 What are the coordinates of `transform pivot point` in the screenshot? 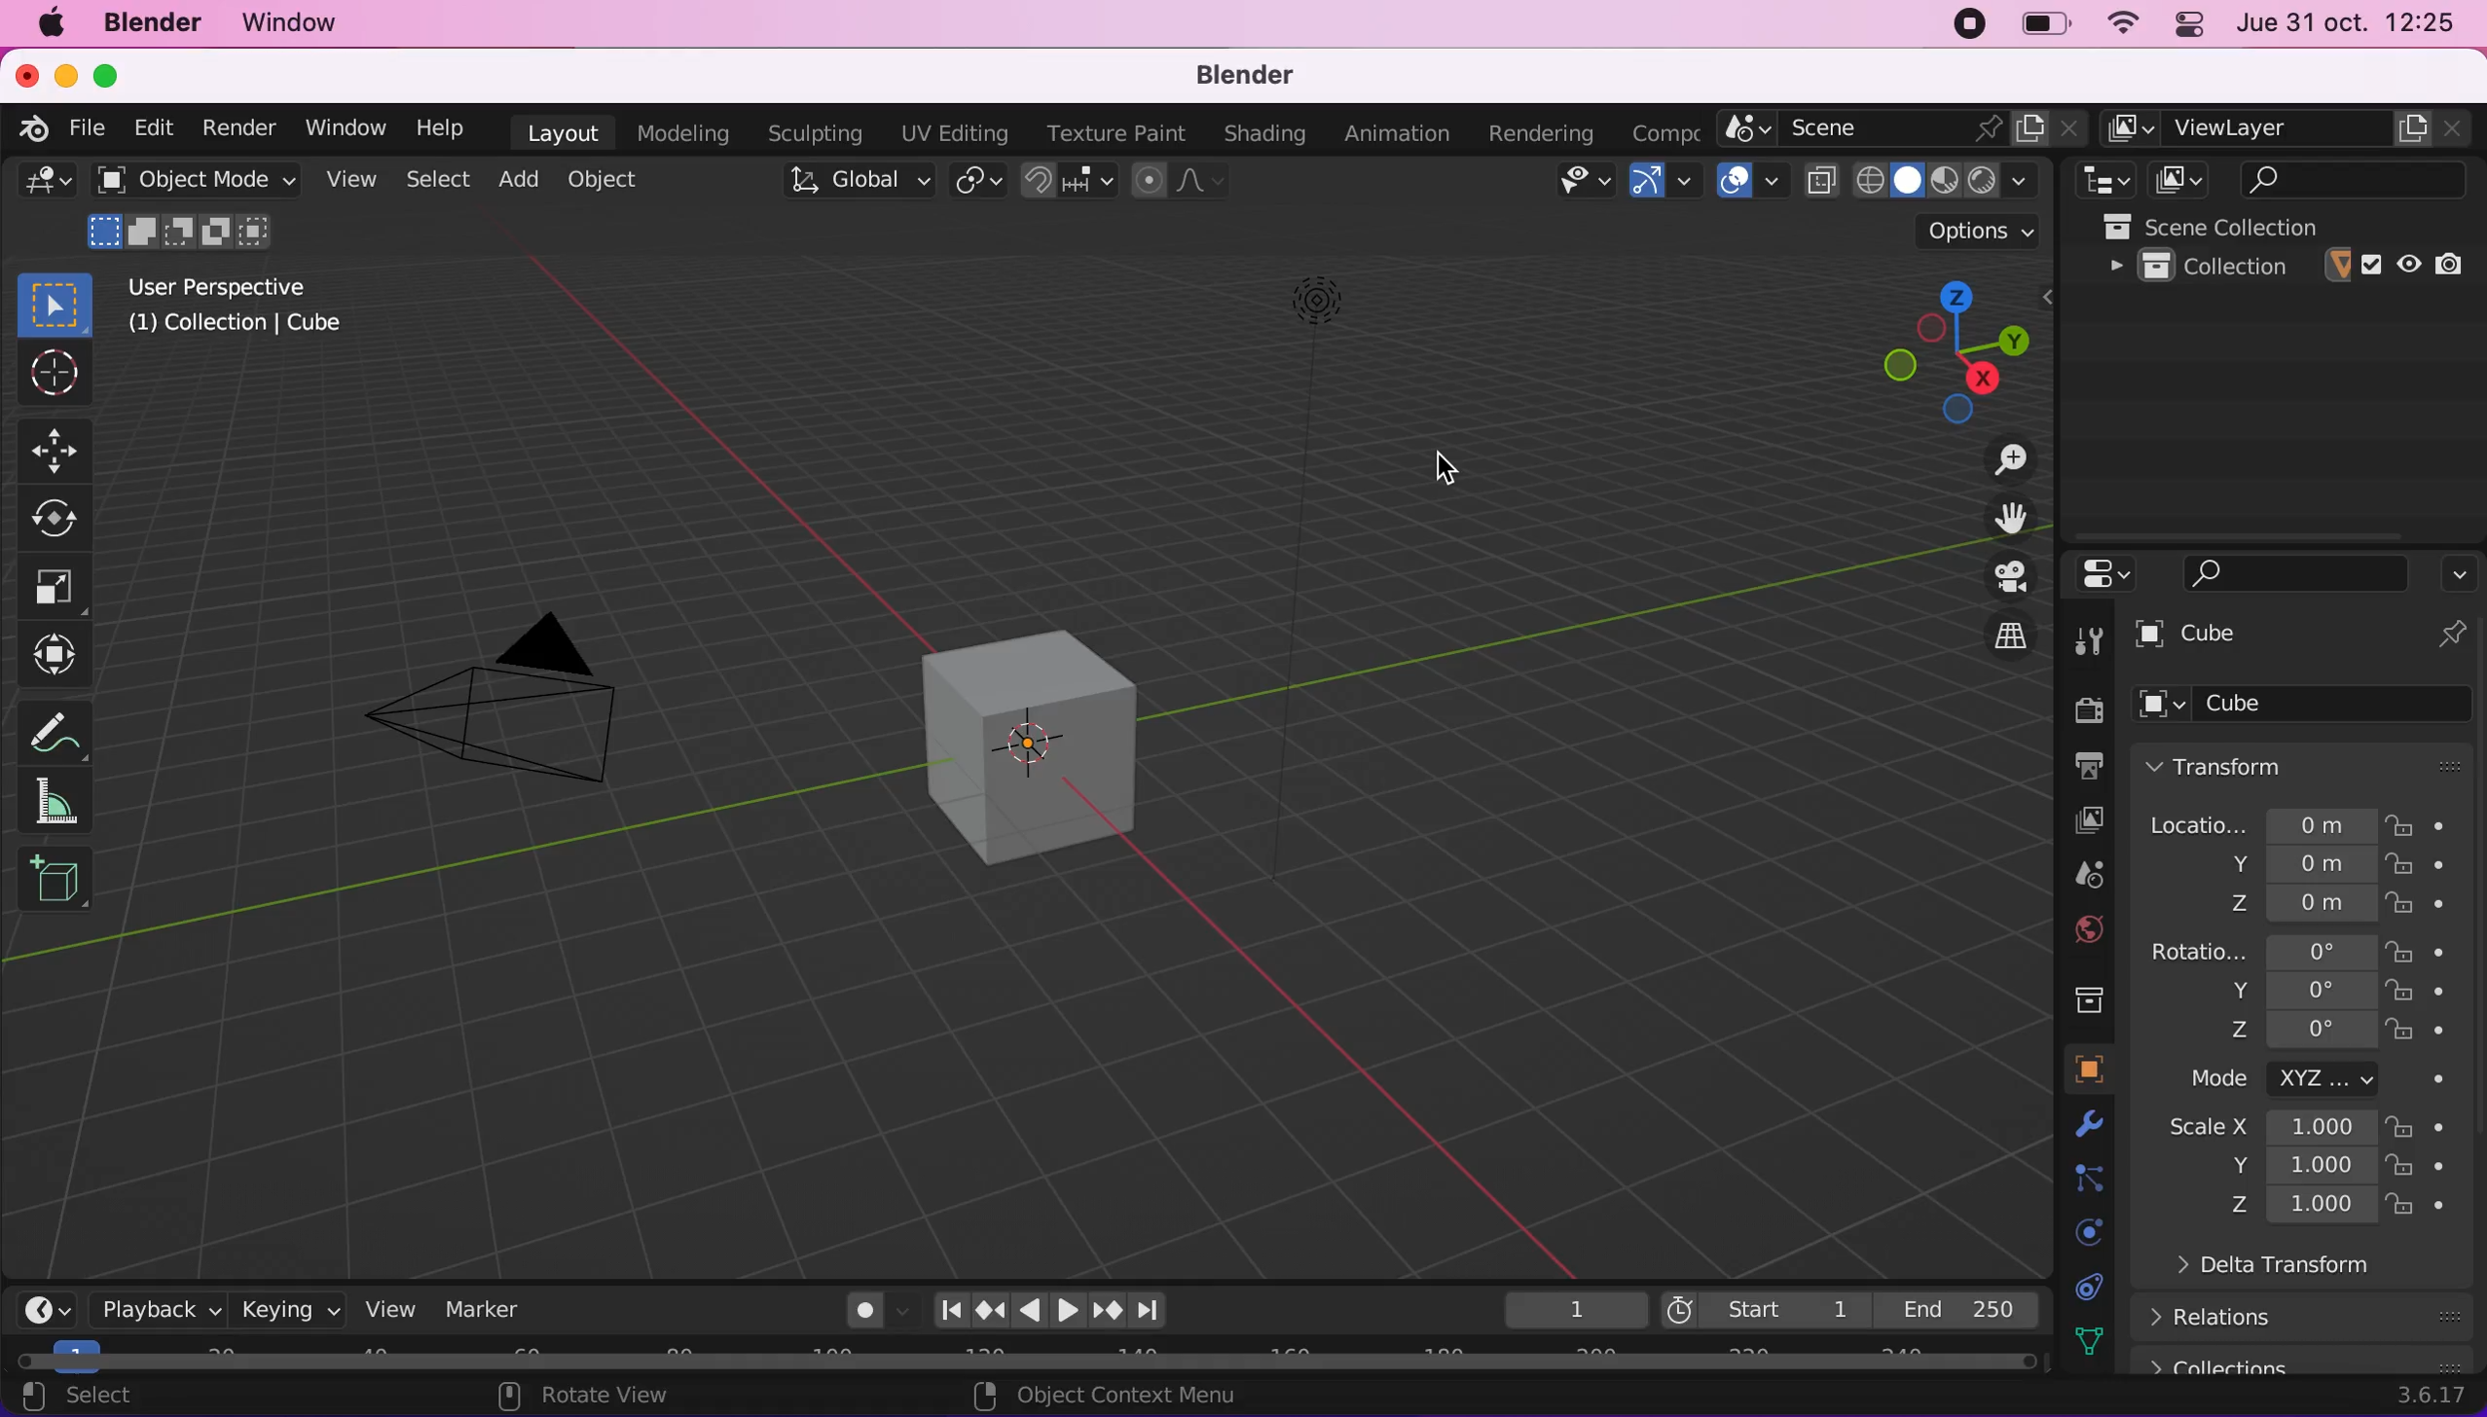 It's located at (974, 183).